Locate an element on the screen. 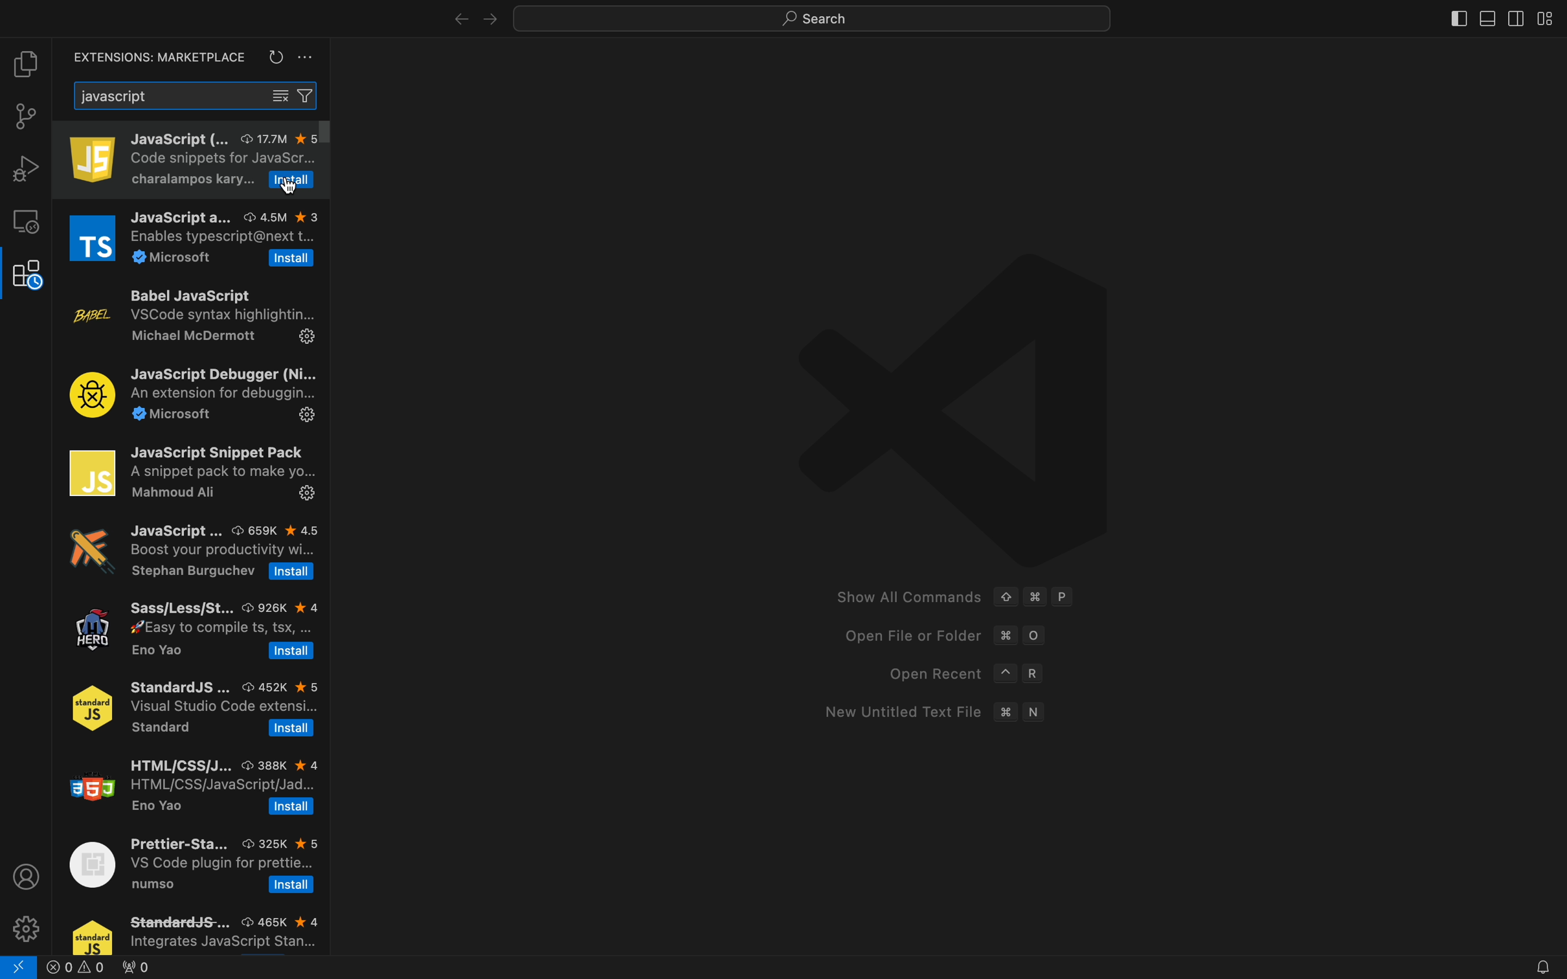 This screenshot has width=1567, height=979. extensions is located at coordinates (153, 58).